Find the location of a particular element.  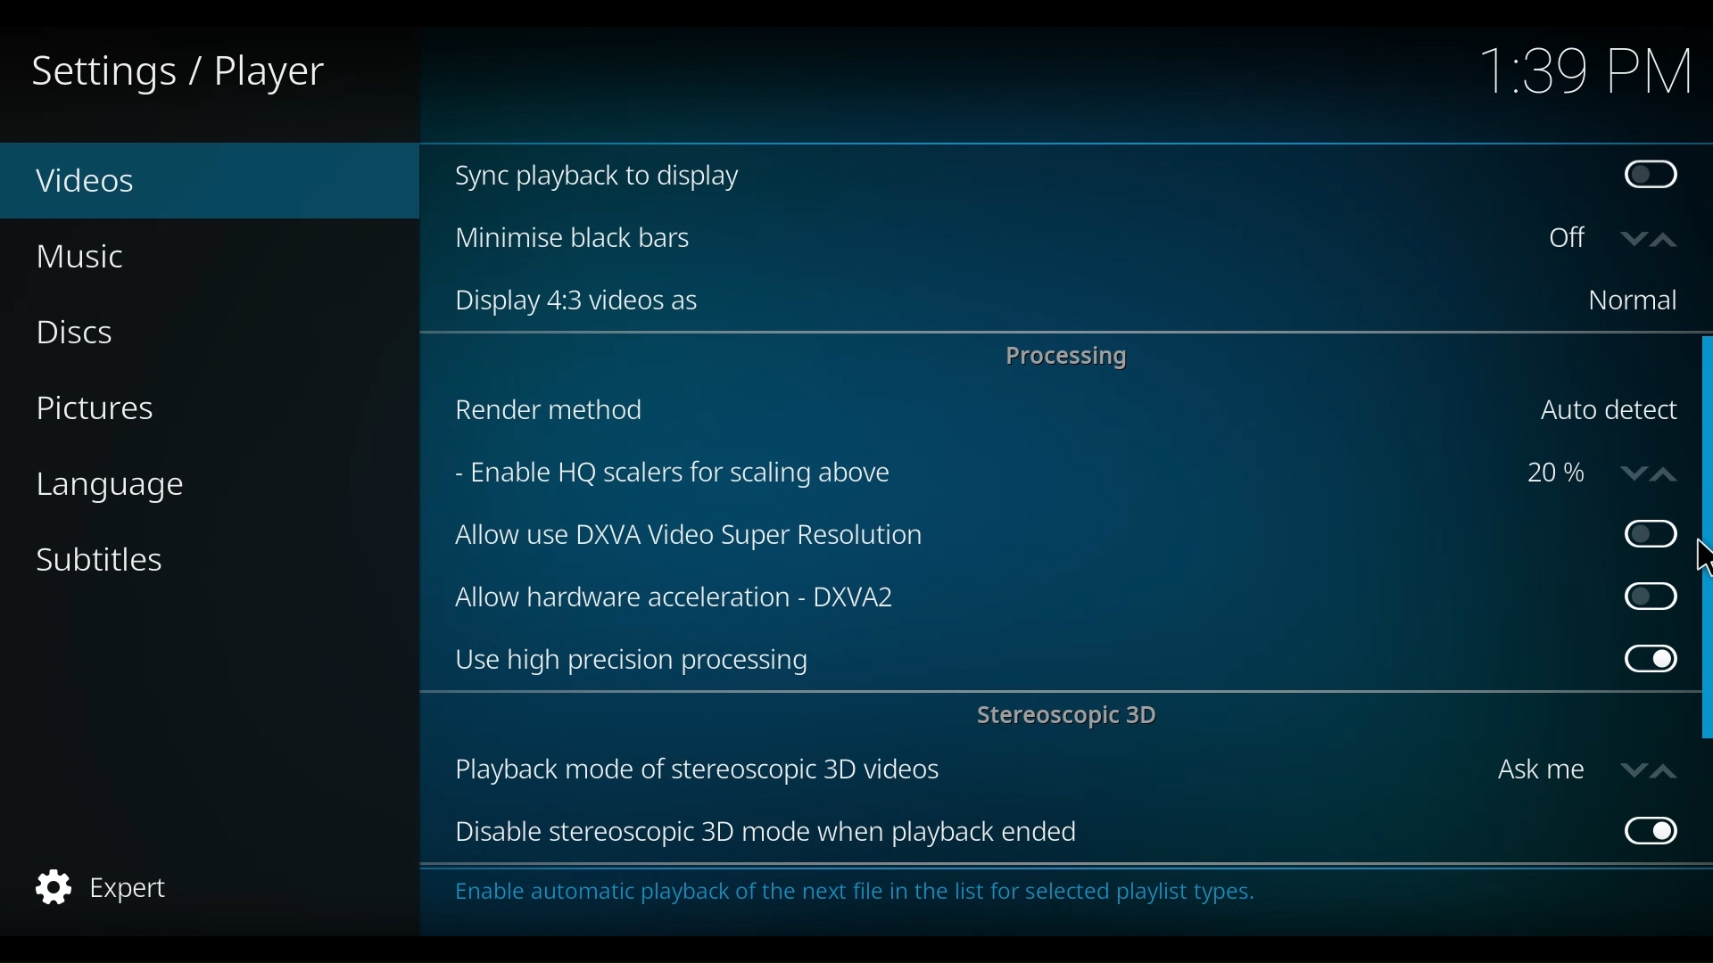

down is located at coordinates (1631, 769).